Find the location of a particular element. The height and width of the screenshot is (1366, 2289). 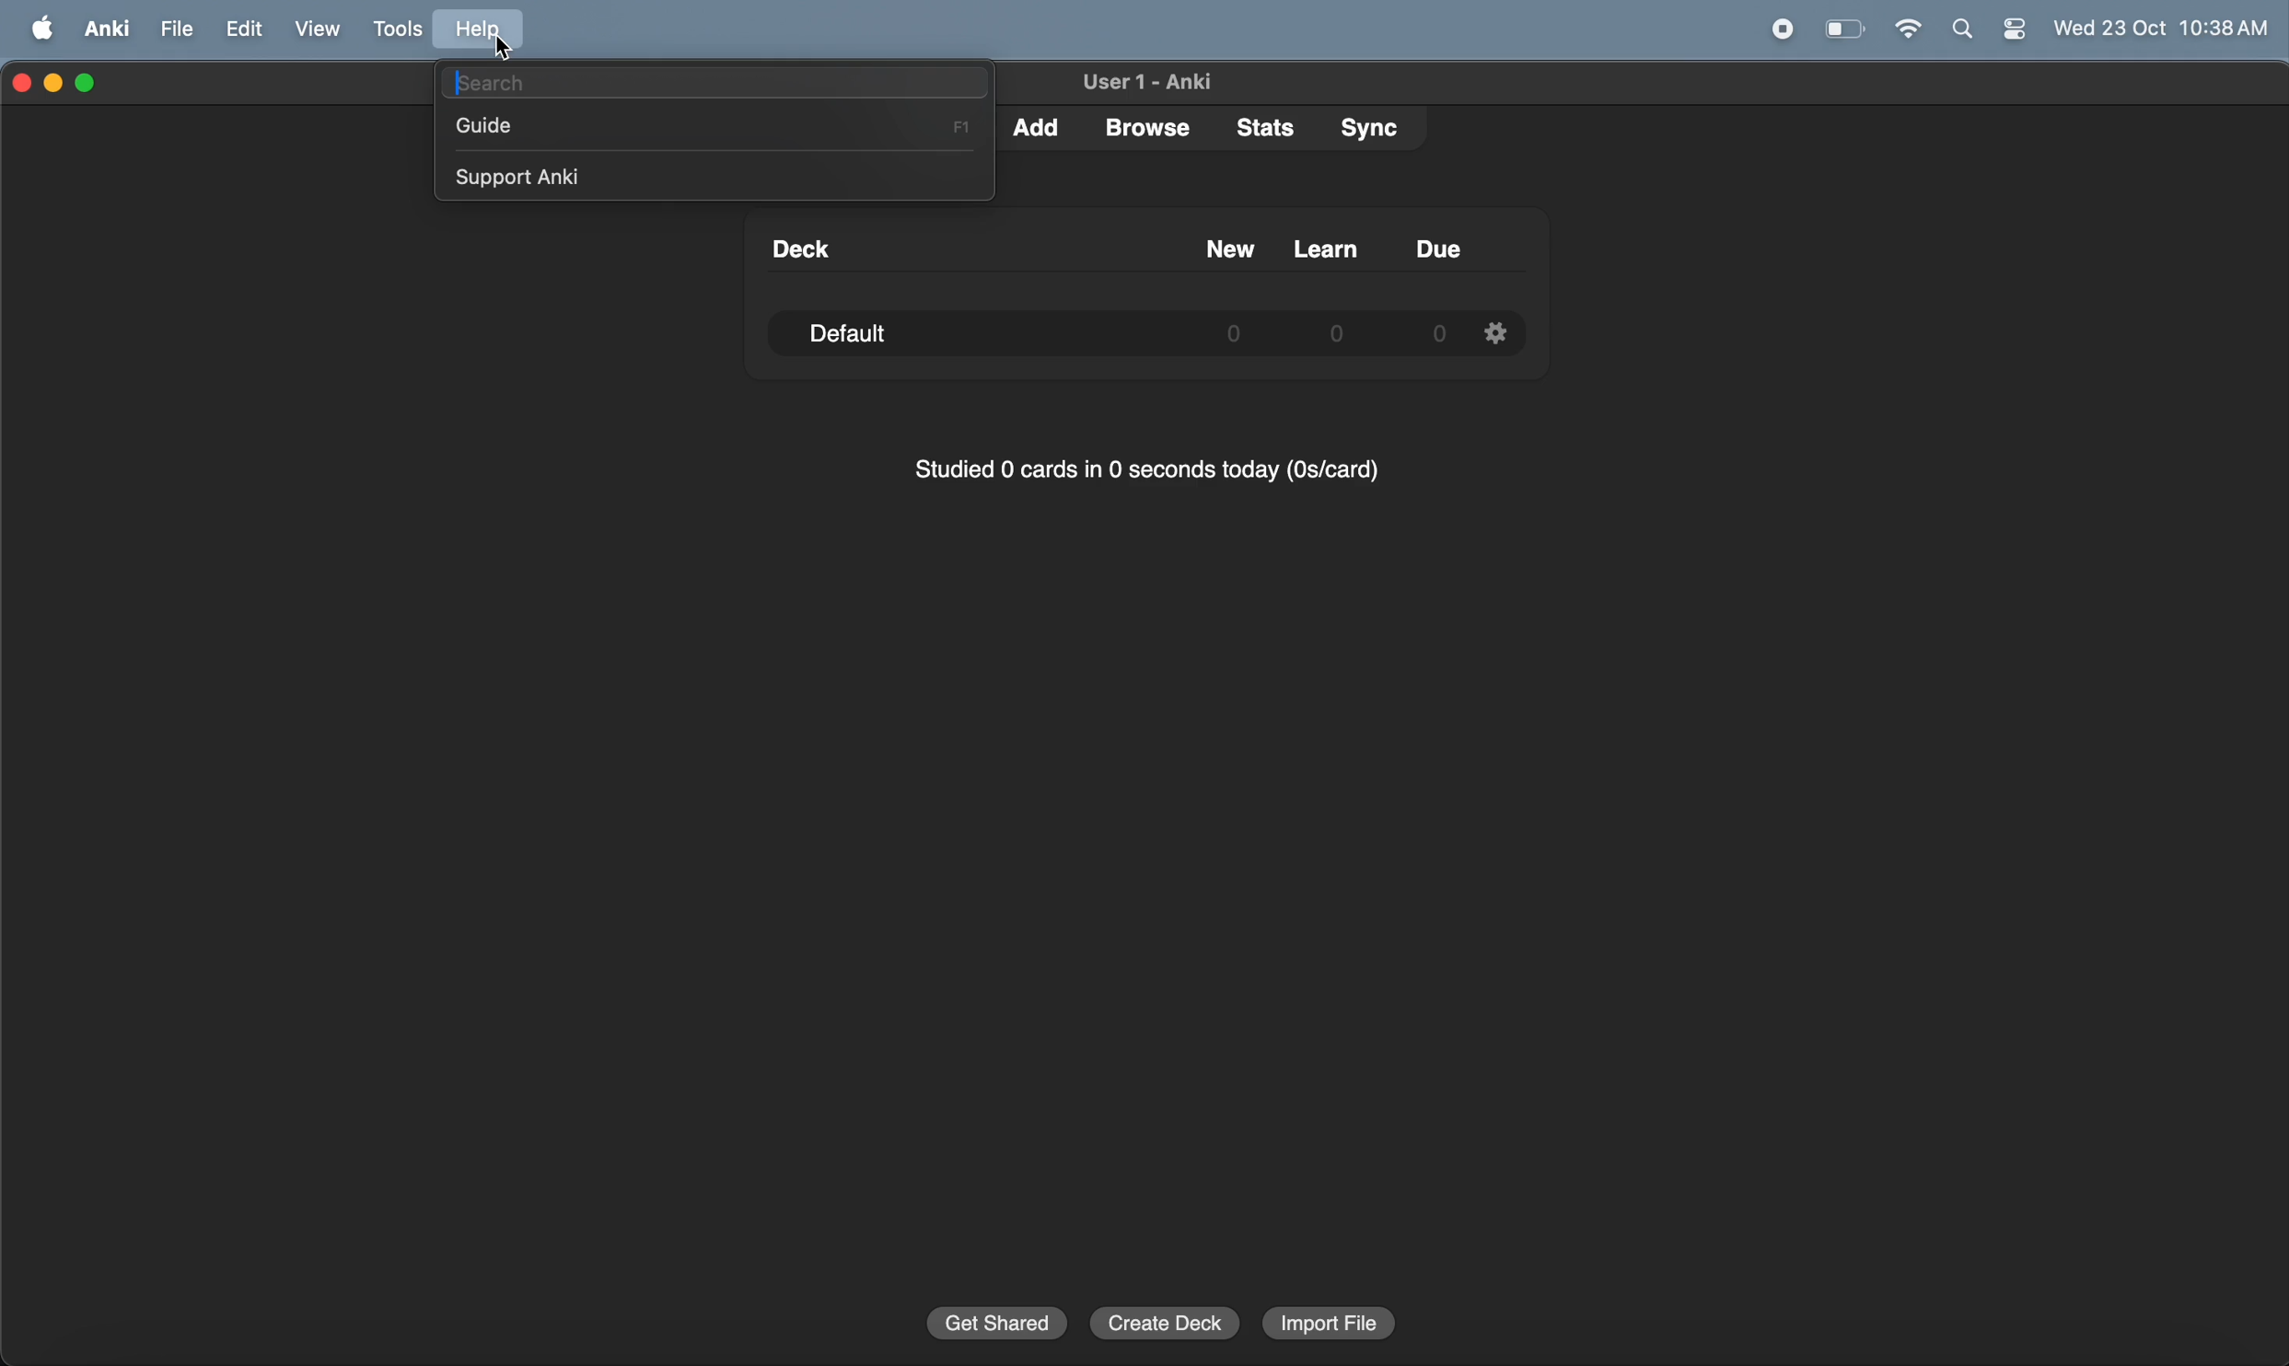

ankii is located at coordinates (100, 30).